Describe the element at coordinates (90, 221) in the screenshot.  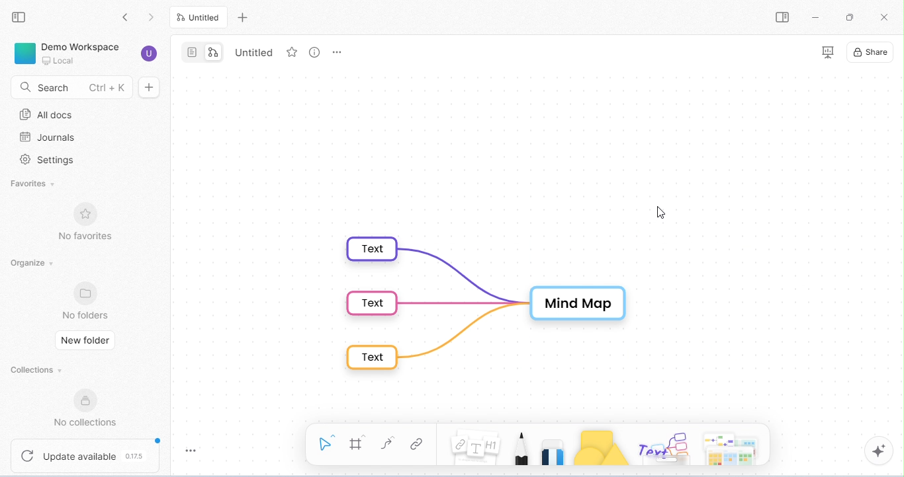
I see `no favorites` at that location.